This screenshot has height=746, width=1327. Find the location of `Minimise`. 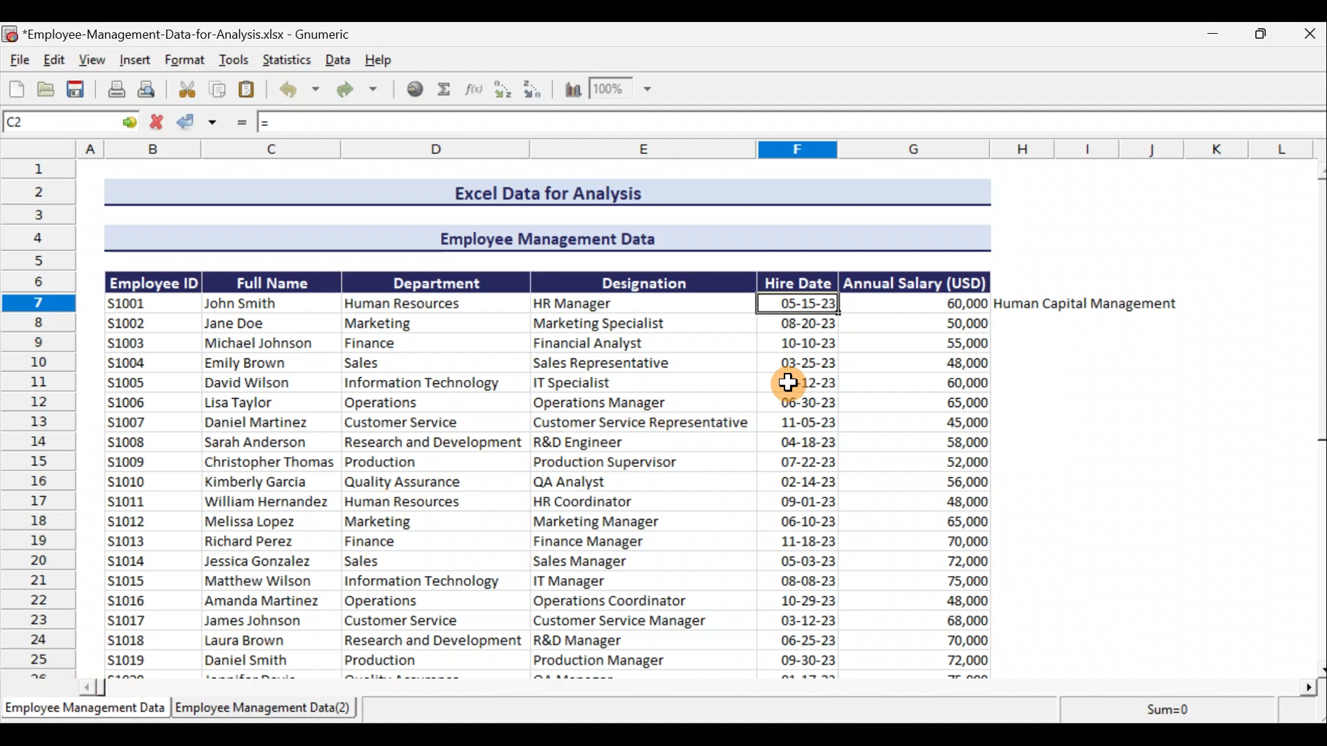

Minimise is located at coordinates (1214, 32).